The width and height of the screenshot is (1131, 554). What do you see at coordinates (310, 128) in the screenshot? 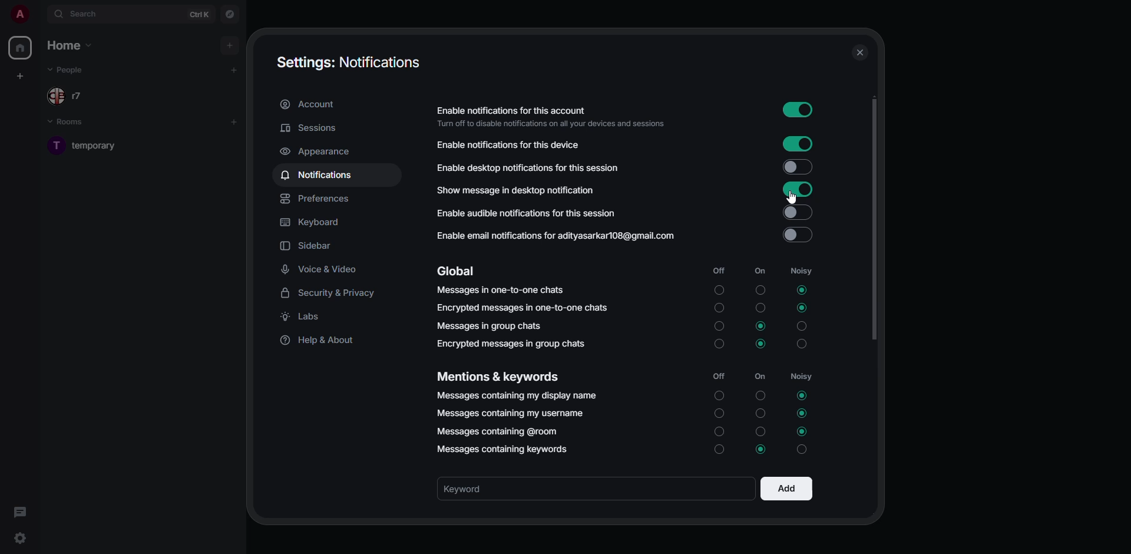
I see `sessions` at bounding box center [310, 128].